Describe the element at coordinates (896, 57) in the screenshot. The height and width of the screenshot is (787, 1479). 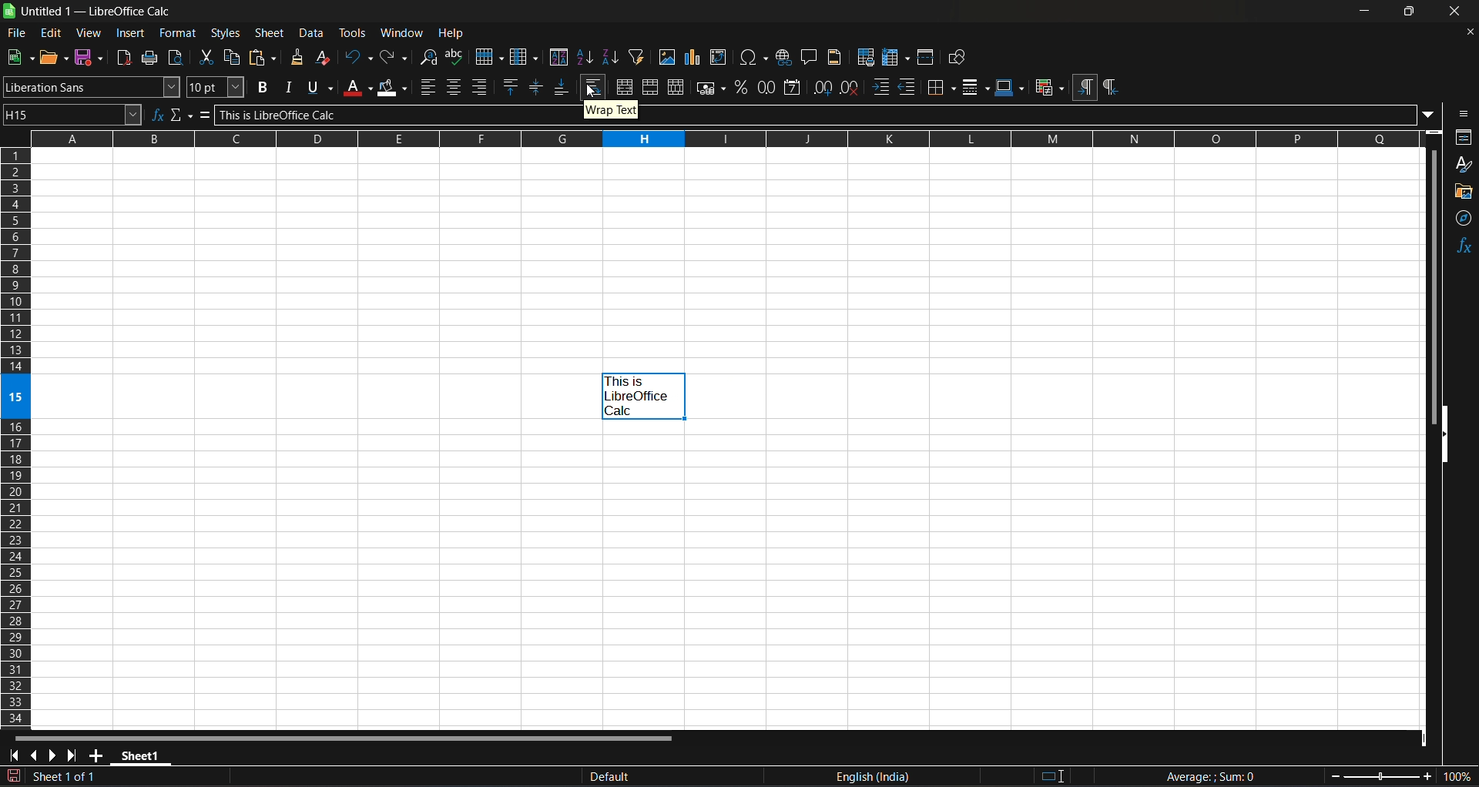
I see `freeze rows nd columns` at that location.